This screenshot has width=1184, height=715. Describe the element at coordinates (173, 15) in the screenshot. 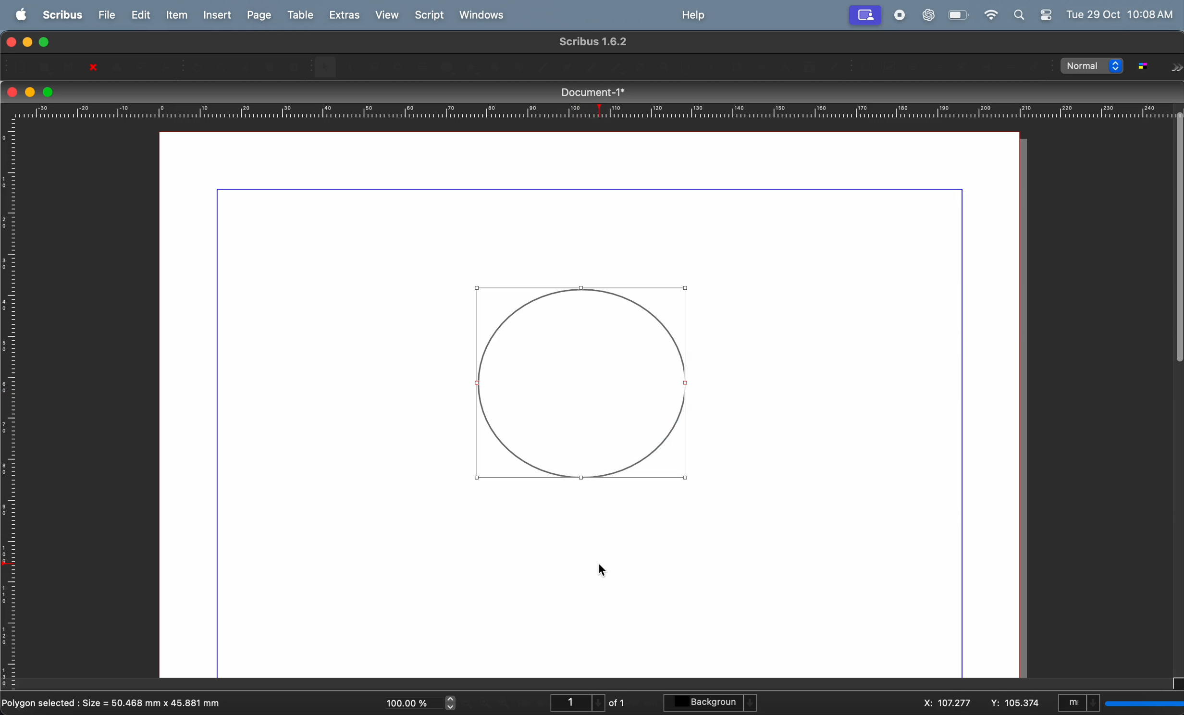

I see `item` at that location.